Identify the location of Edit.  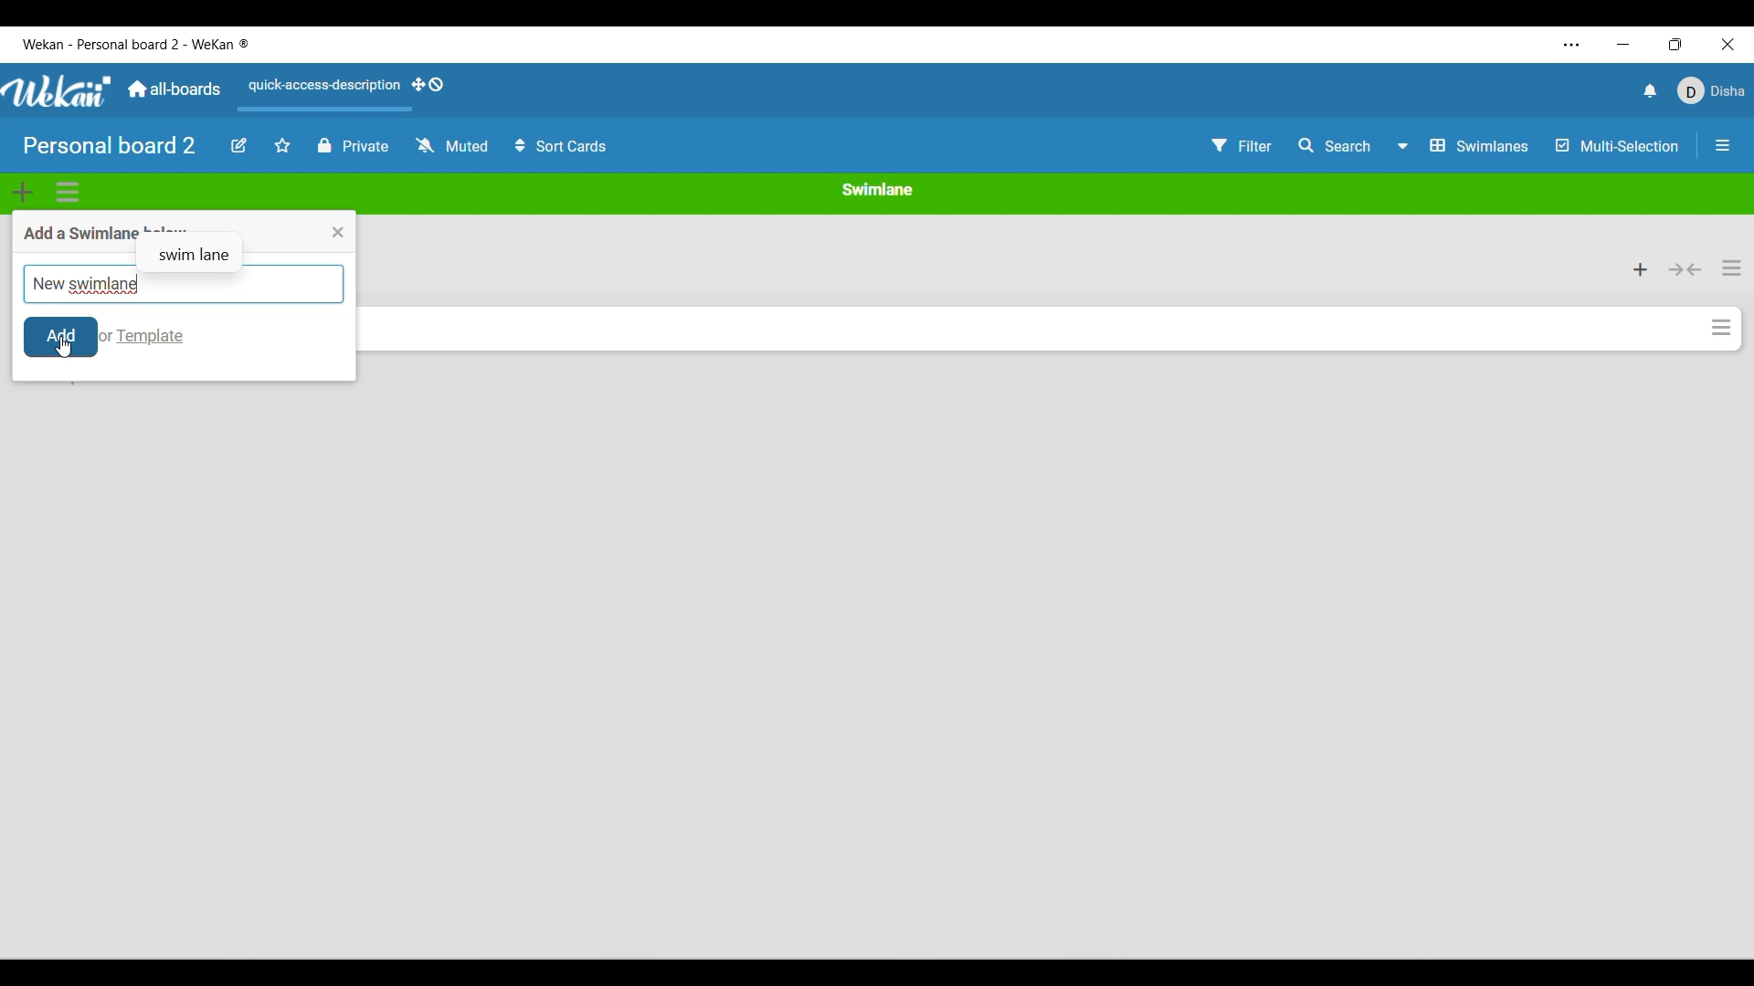
(239, 144).